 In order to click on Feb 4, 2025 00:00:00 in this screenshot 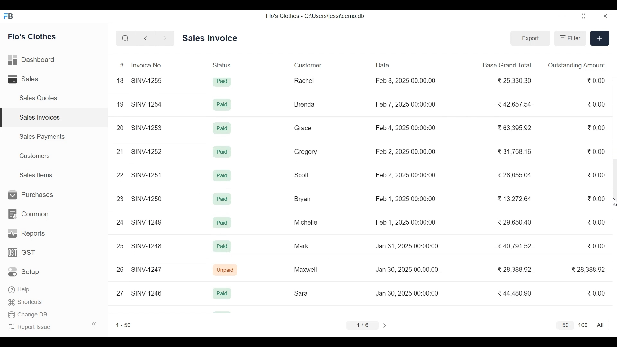, I will do `click(406, 128)`.